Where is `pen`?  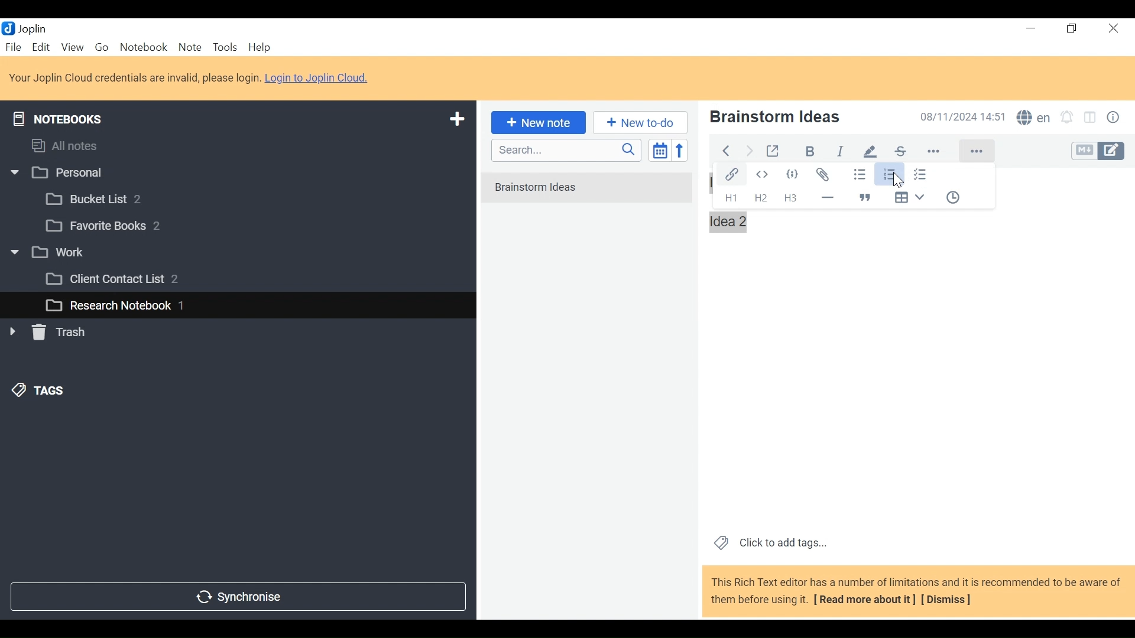 pen is located at coordinates (870, 149).